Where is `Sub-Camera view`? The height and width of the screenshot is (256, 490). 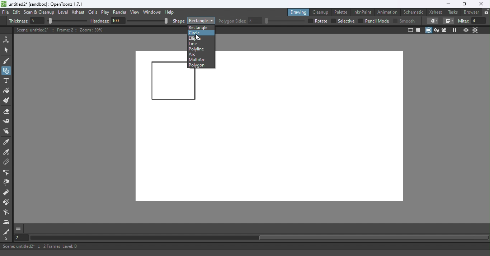
Sub-Camera view is located at coordinates (476, 30).